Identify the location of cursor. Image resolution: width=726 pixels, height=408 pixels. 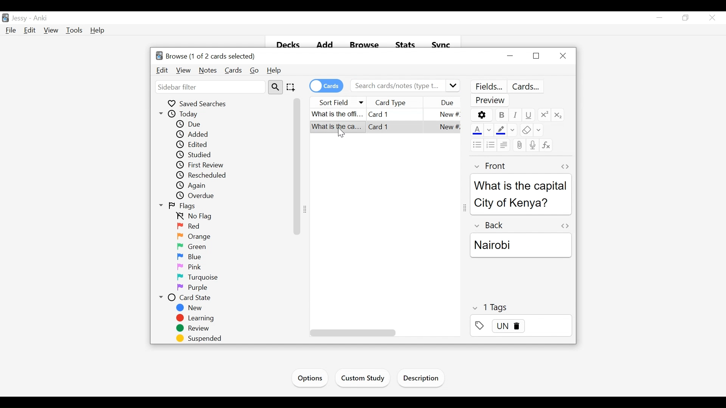
(339, 132).